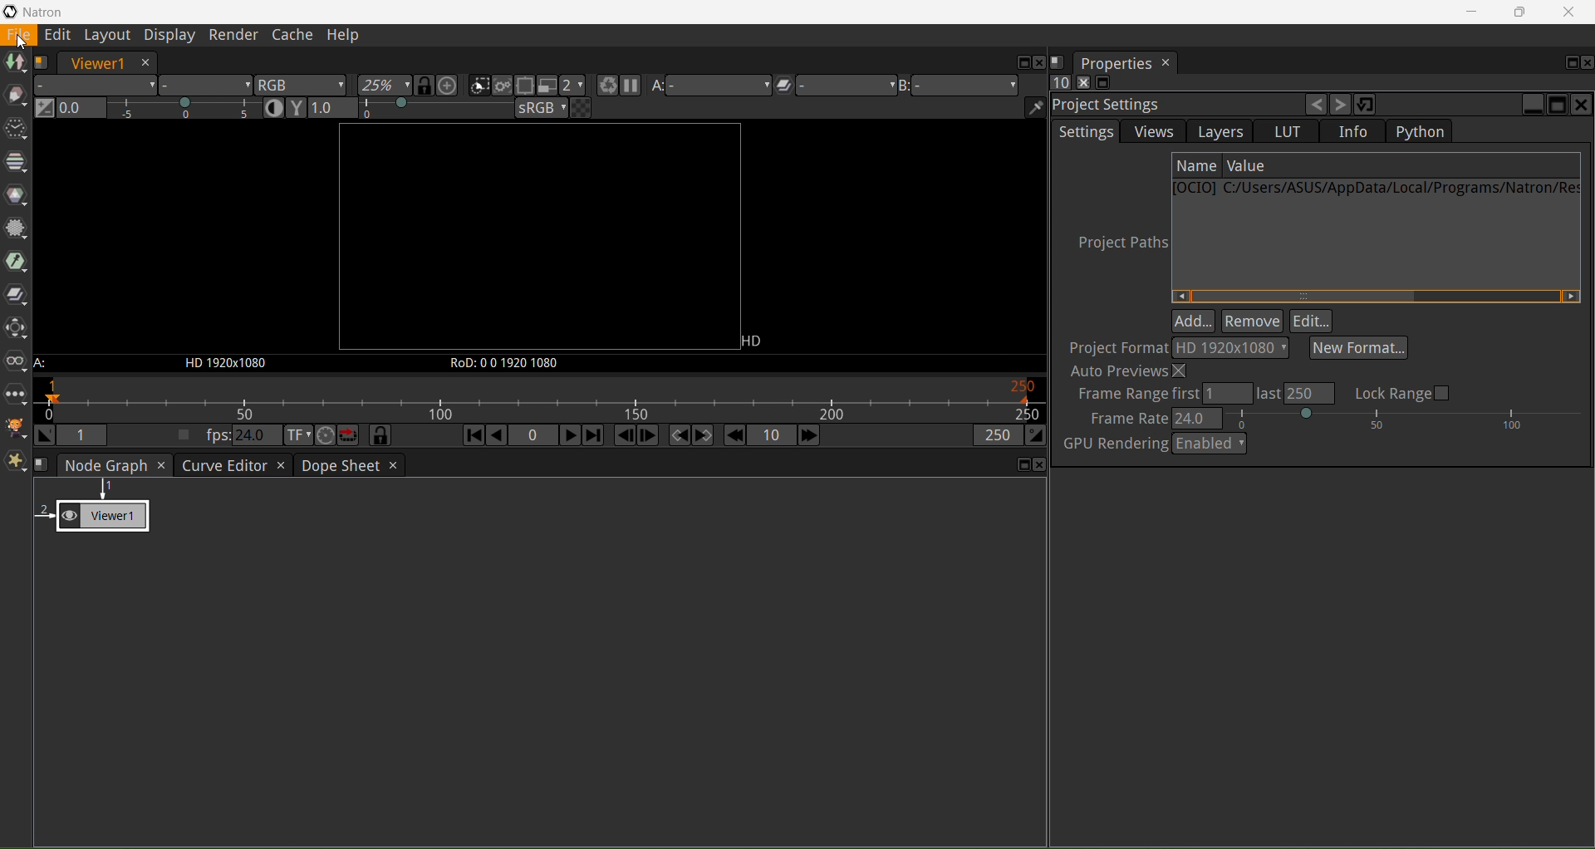 This screenshot has height=849, width=1595. Describe the element at coordinates (17, 362) in the screenshot. I see `Views` at that location.